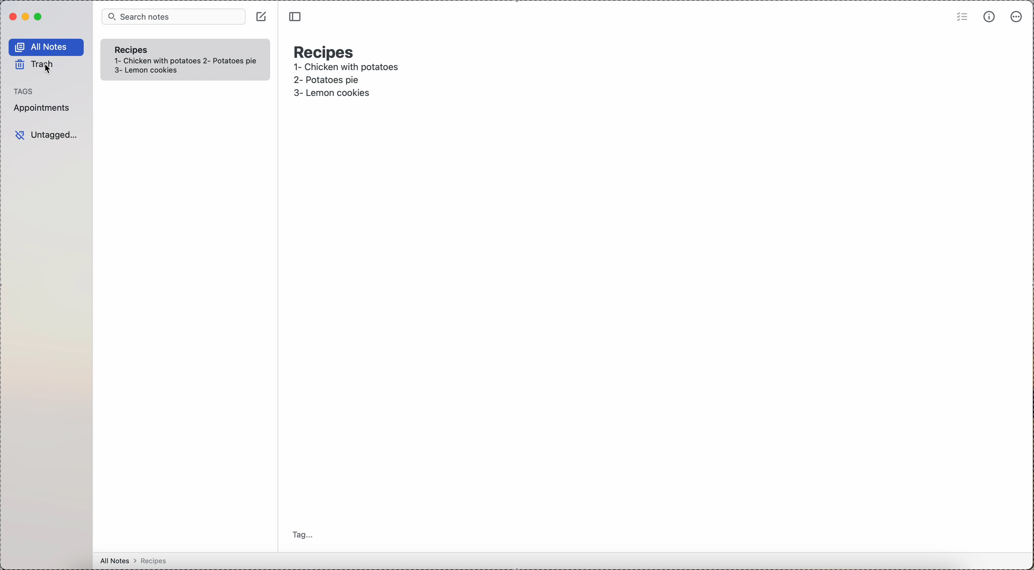  Describe the element at coordinates (338, 80) in the screenshot. I see `2-Potatoes pie` at that location.